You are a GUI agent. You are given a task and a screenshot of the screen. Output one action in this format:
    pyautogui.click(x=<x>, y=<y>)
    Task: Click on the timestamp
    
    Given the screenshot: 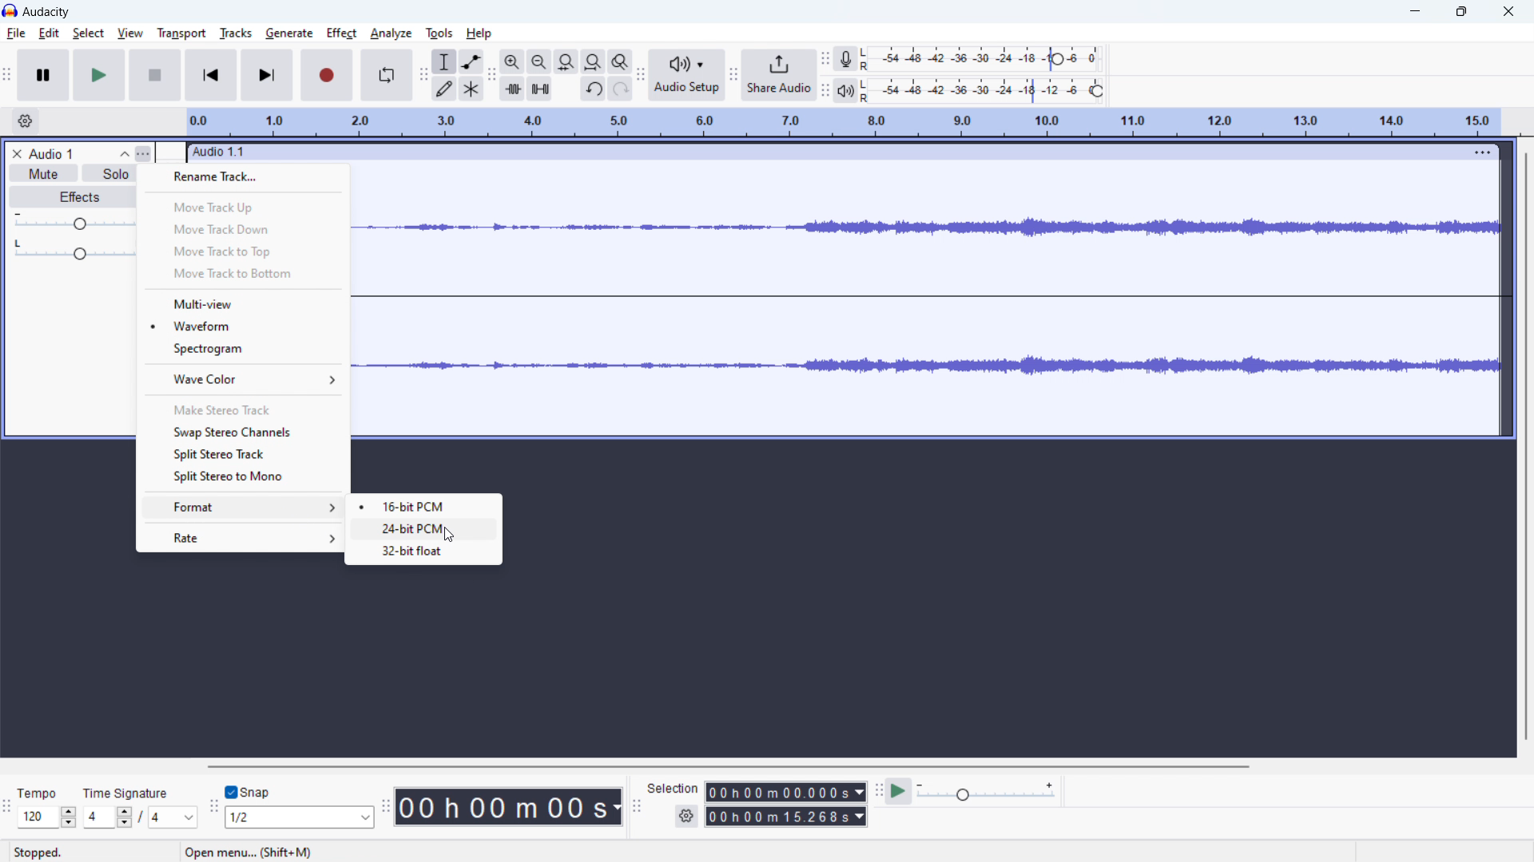 What is the action you would take?
    pyautogui.click(x=509, y=805)
    